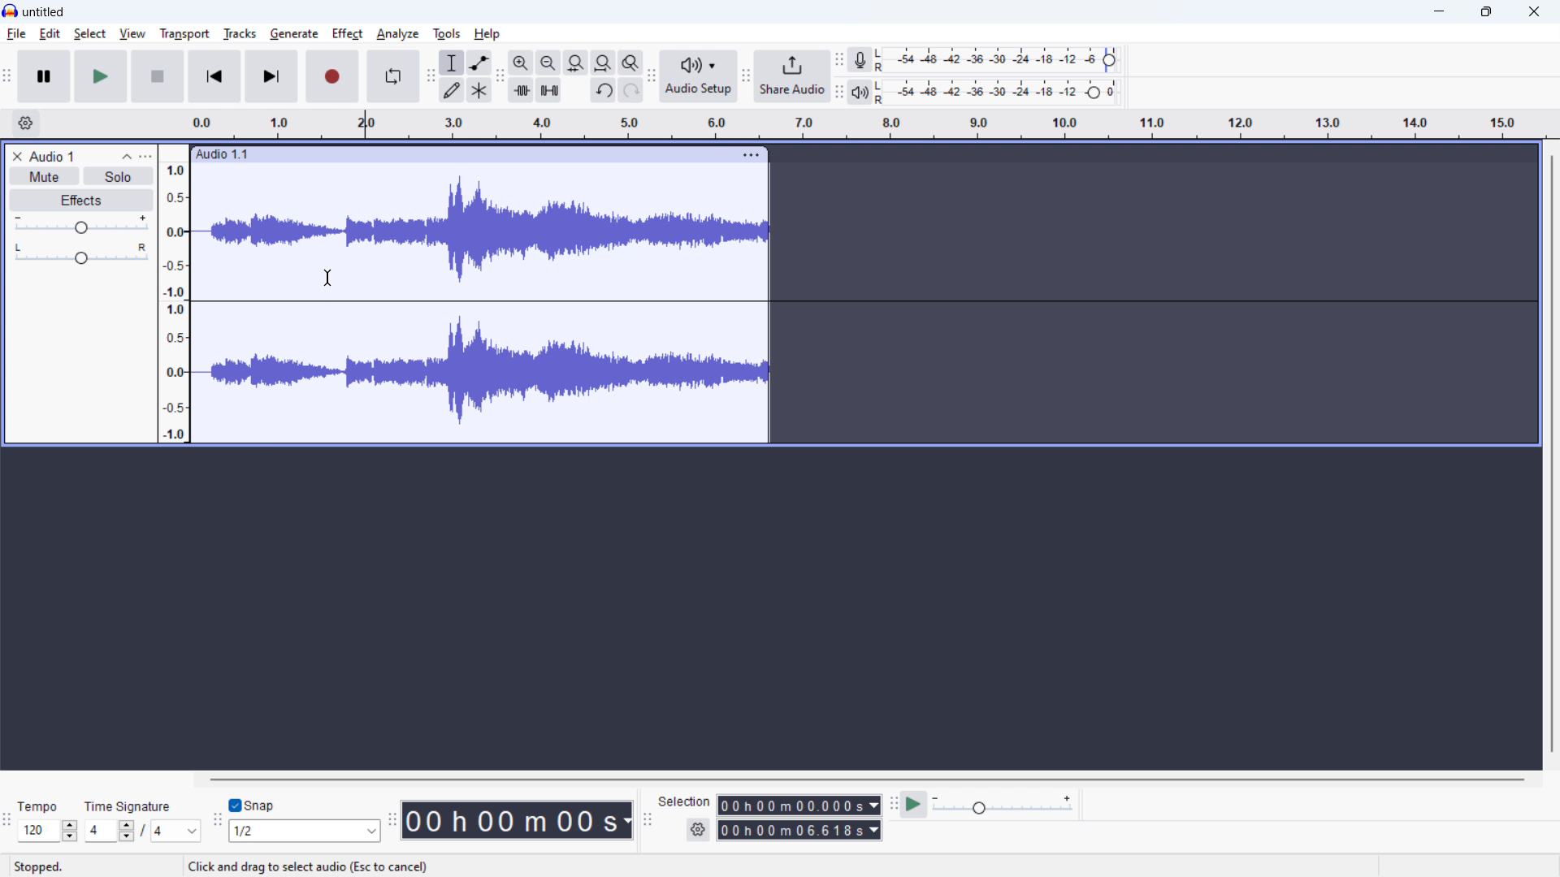 The height and width of the screenshot is (877, 1560). I want to click on Click and drag to select audio, so click(307, 867).